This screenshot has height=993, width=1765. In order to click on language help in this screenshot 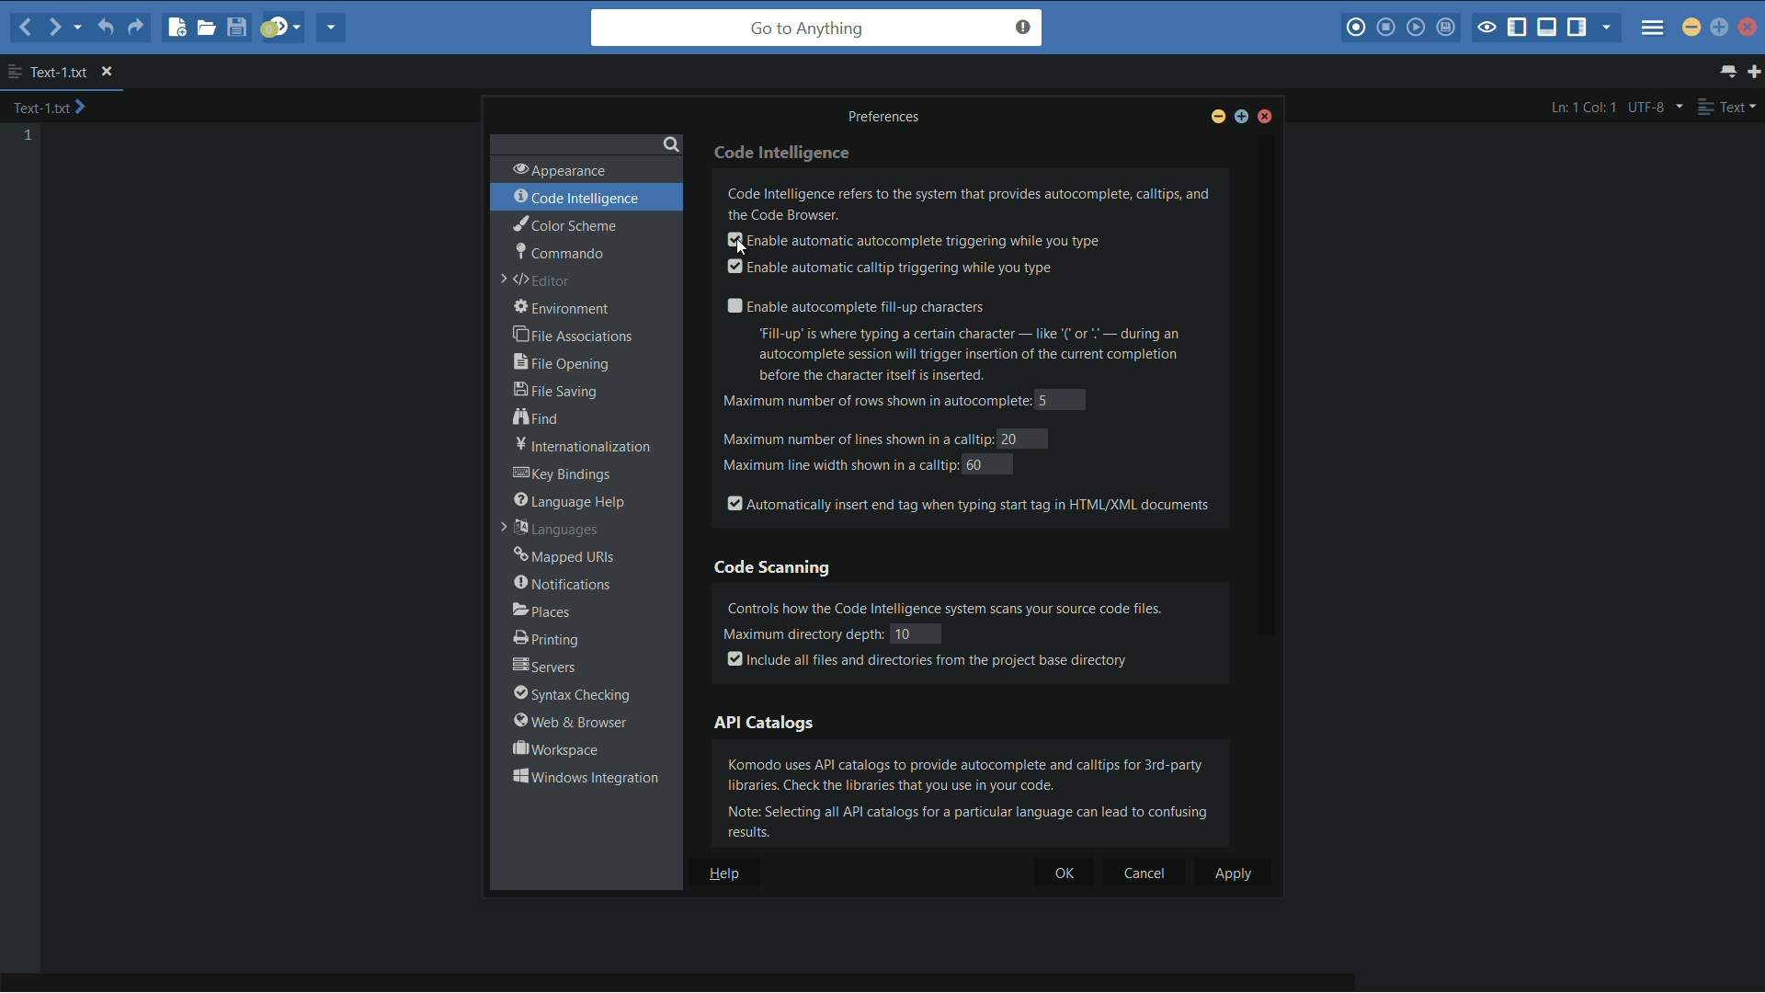, I will do `click(570, 501)`.